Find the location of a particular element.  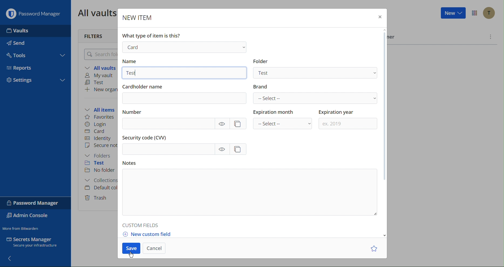

New is located at coordinates (453, 13).